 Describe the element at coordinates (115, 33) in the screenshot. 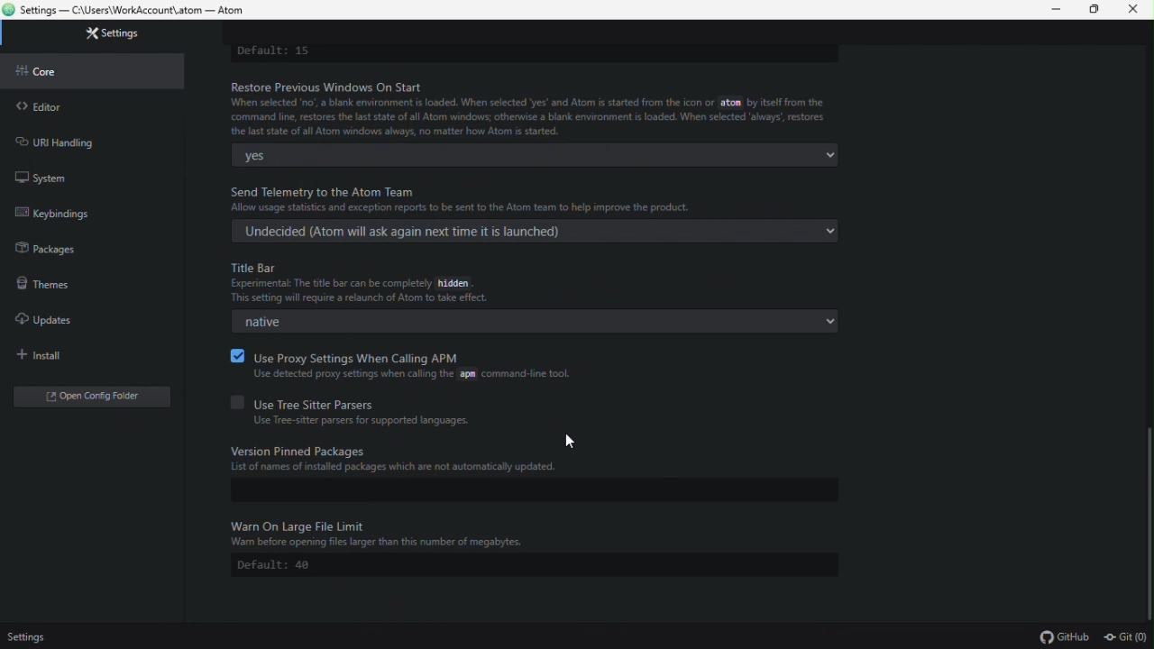

I see `settings` at that location.